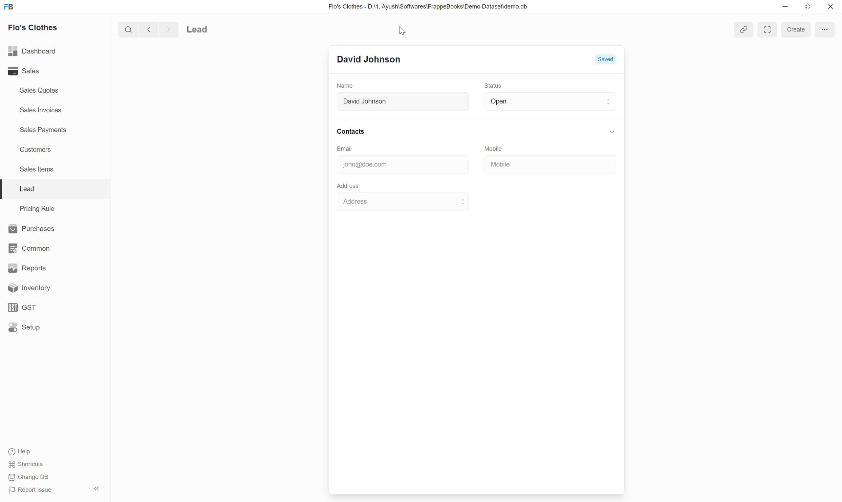  Describe the element at coordinates (829, 7) in the screenshot. I see `close` at that location.